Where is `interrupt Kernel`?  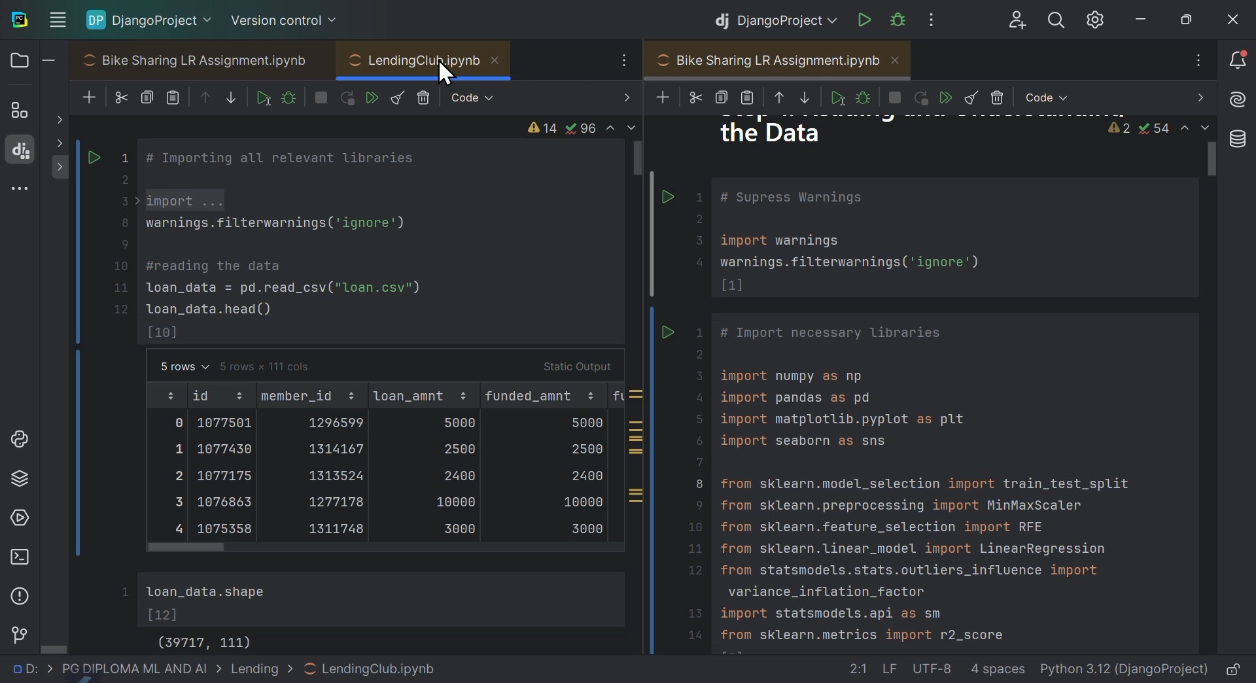 interrupt Kernel is located at coordinates (320, 97).